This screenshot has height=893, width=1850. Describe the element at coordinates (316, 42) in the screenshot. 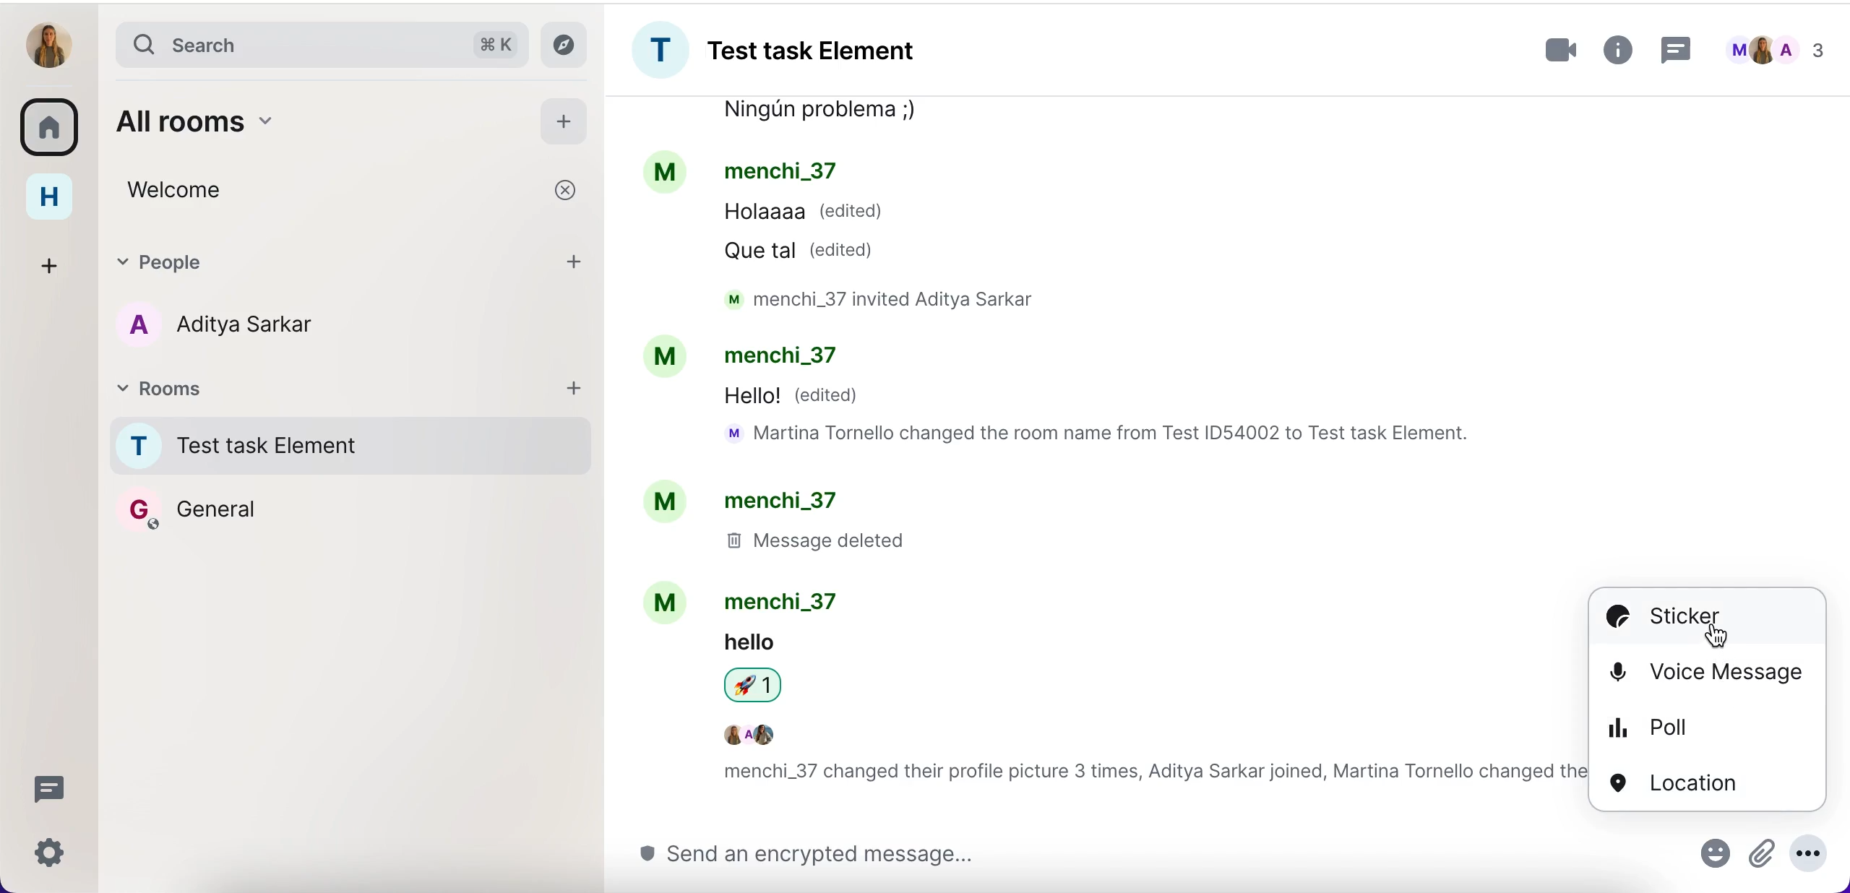

I see `search bar` at that location.